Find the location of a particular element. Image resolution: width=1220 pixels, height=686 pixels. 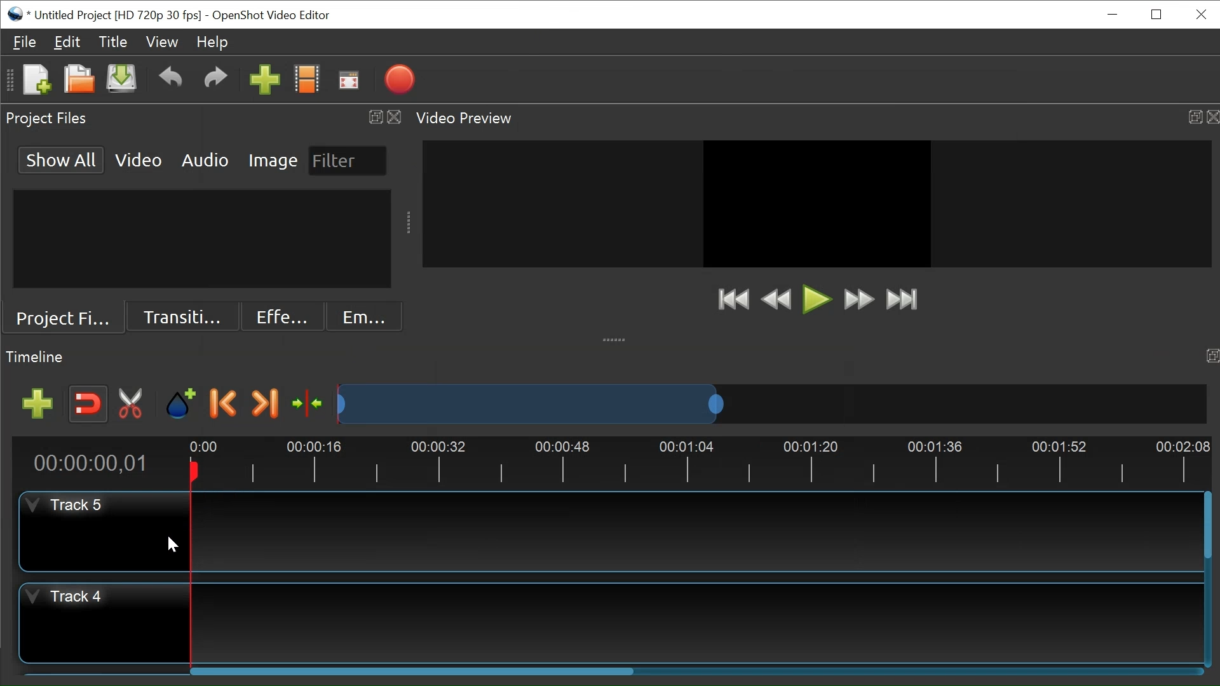

Open File is located at coordinates (77, 81).